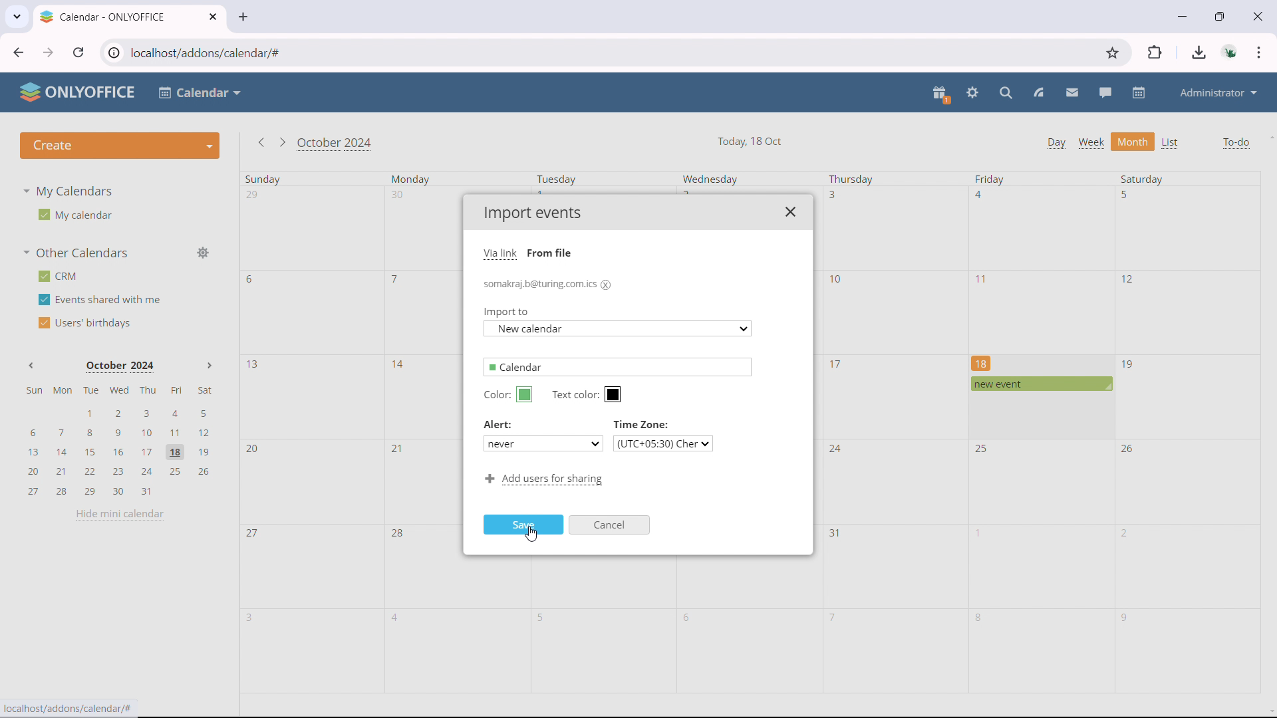  What do you see at coordinates (202, 253) in the screenshot?
I see `manage` at bounding box center [202, 253].